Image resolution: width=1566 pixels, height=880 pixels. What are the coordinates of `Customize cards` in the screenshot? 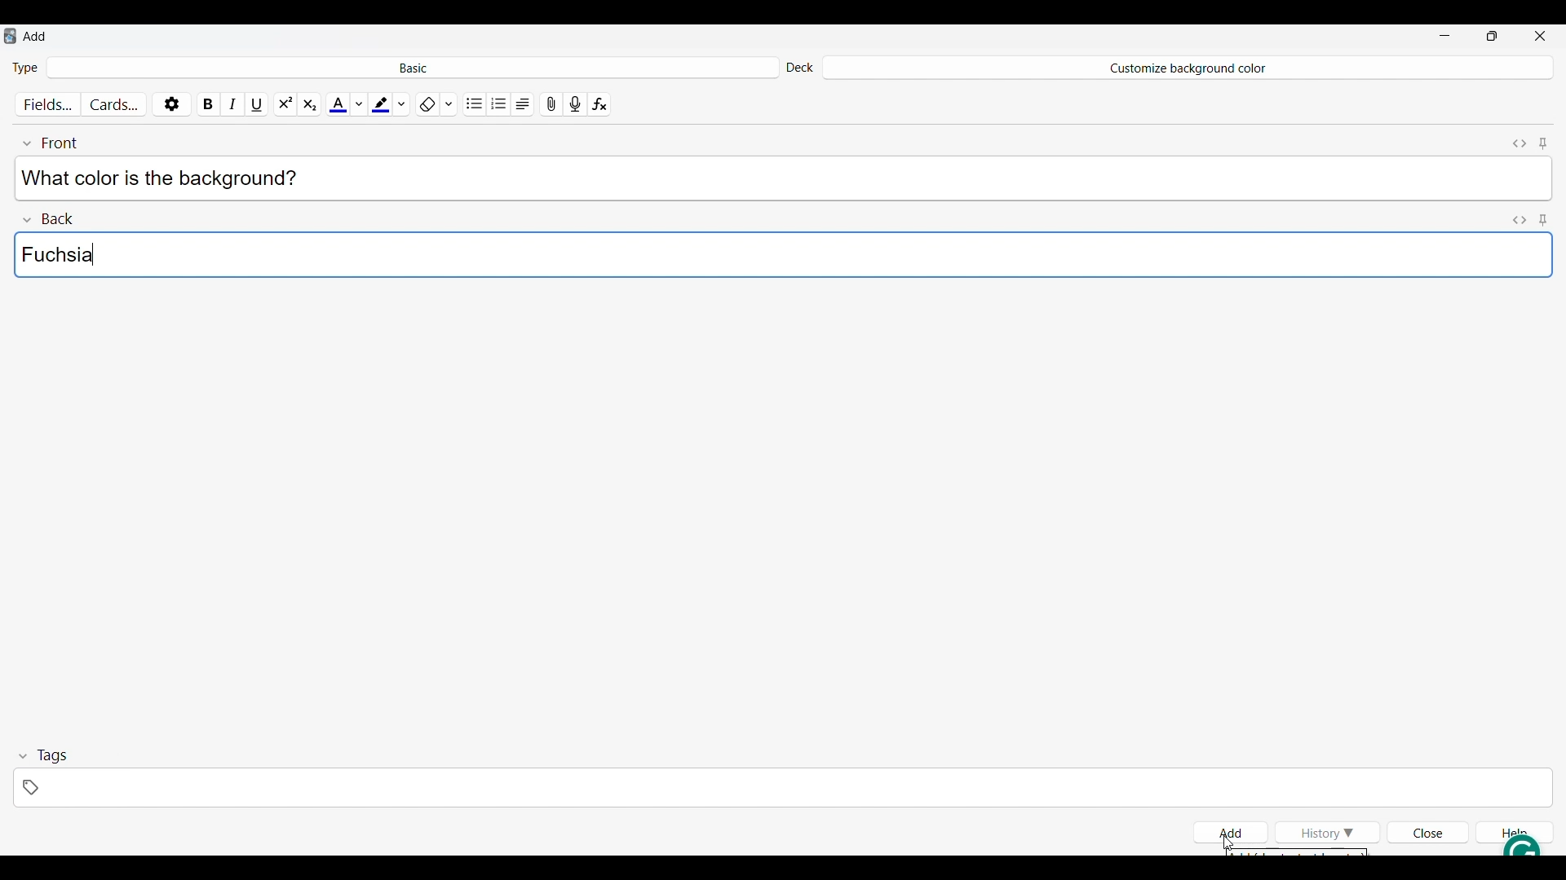 It's located at (114, 101).